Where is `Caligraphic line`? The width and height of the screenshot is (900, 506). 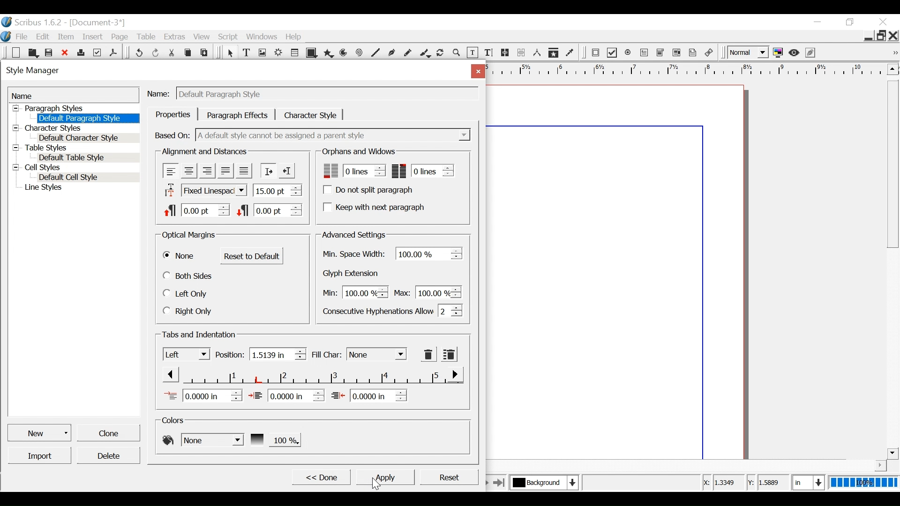
Caligraphic line is located at coordinates (426, 54).